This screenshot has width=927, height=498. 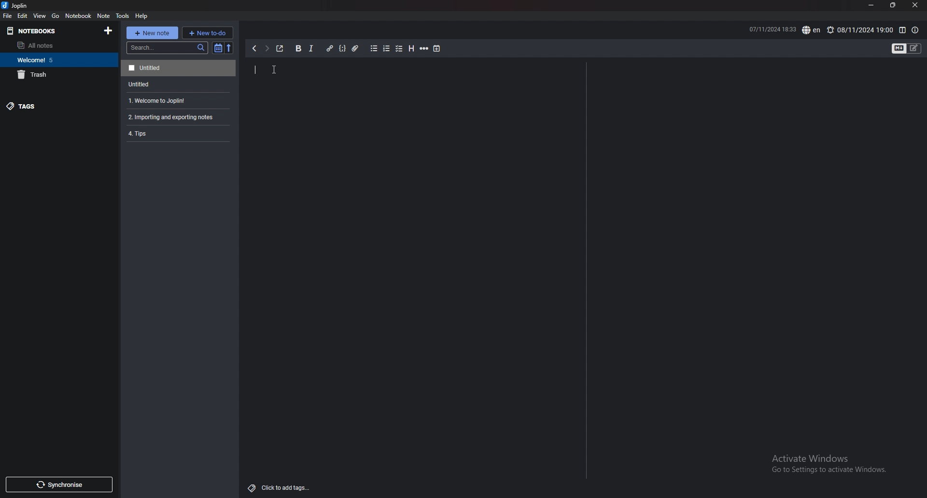 What do you see at coordinates (374, 49) in the screenshot?
I see `bullet list` at bounding box center [374, 49].